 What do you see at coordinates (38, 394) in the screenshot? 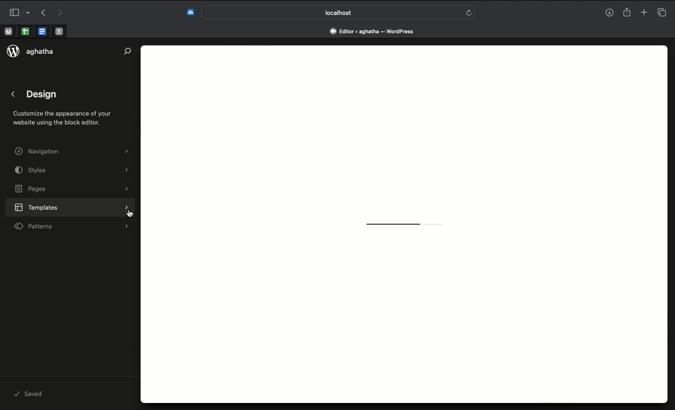
I see `Saved` at bounding box center [38, 394].